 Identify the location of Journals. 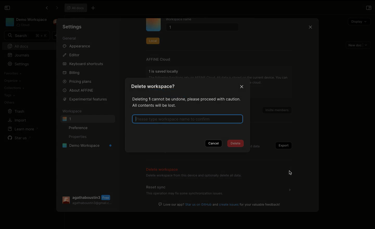
(19, 55).